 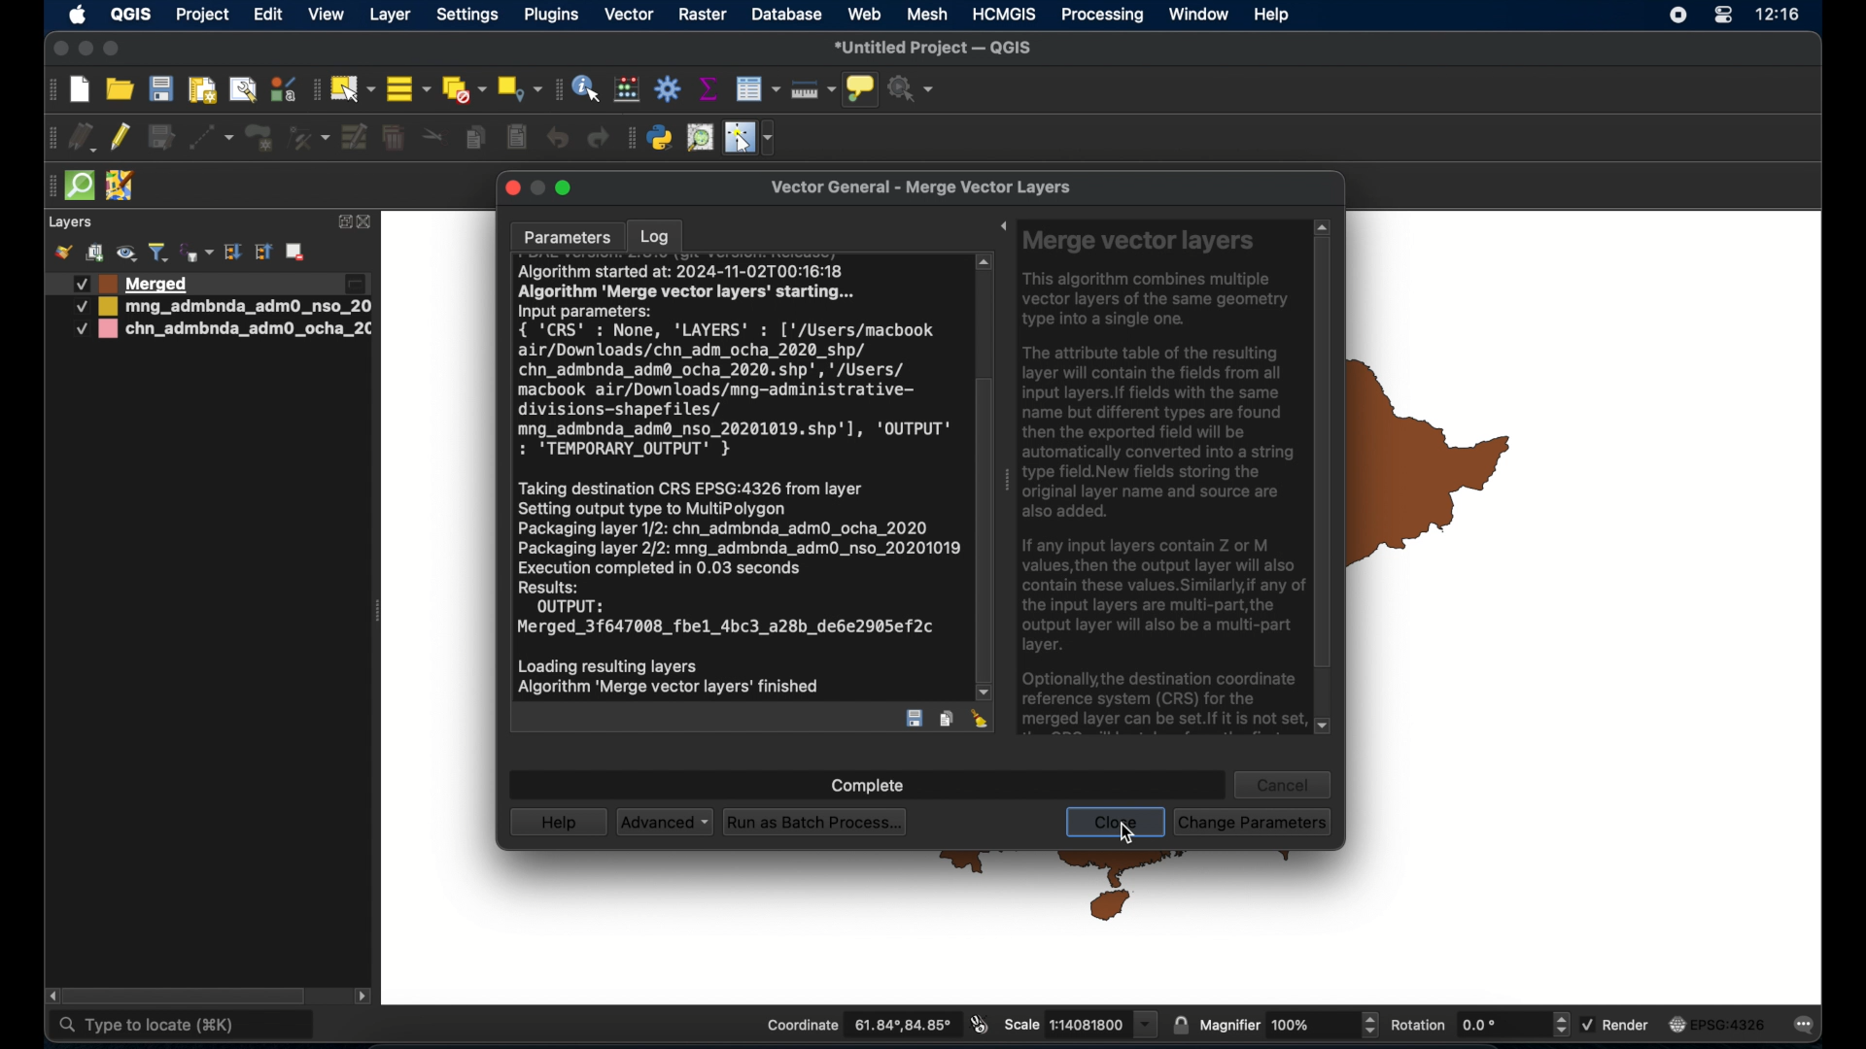 I want to click on digitize with segment, so click(x=210, y=136).